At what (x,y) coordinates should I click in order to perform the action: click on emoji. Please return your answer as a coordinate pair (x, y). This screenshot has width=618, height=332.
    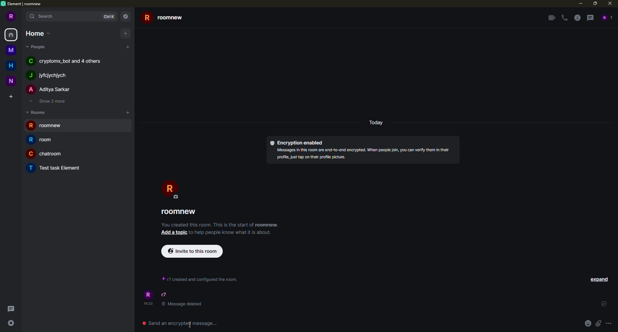
    Looking at the image, I should click on (587, 323).